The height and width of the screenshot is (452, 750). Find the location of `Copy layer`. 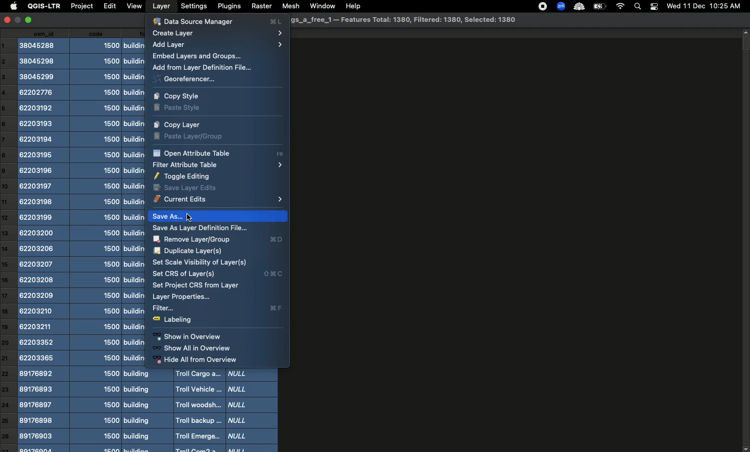

Copy layer is located at coordinates (178, 125).